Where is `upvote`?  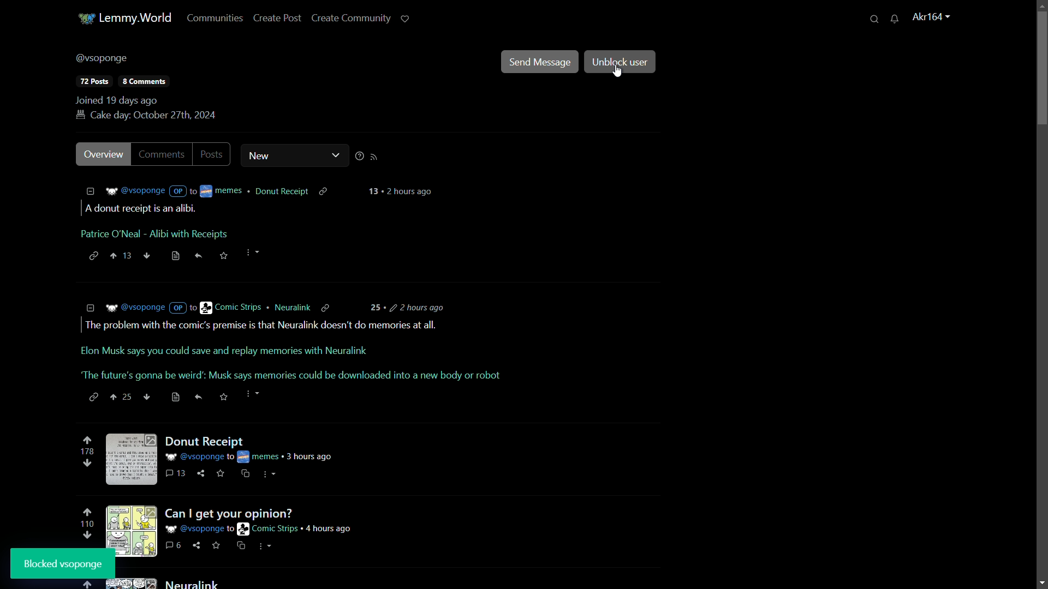
upvote is located at coordinates (88, 585).